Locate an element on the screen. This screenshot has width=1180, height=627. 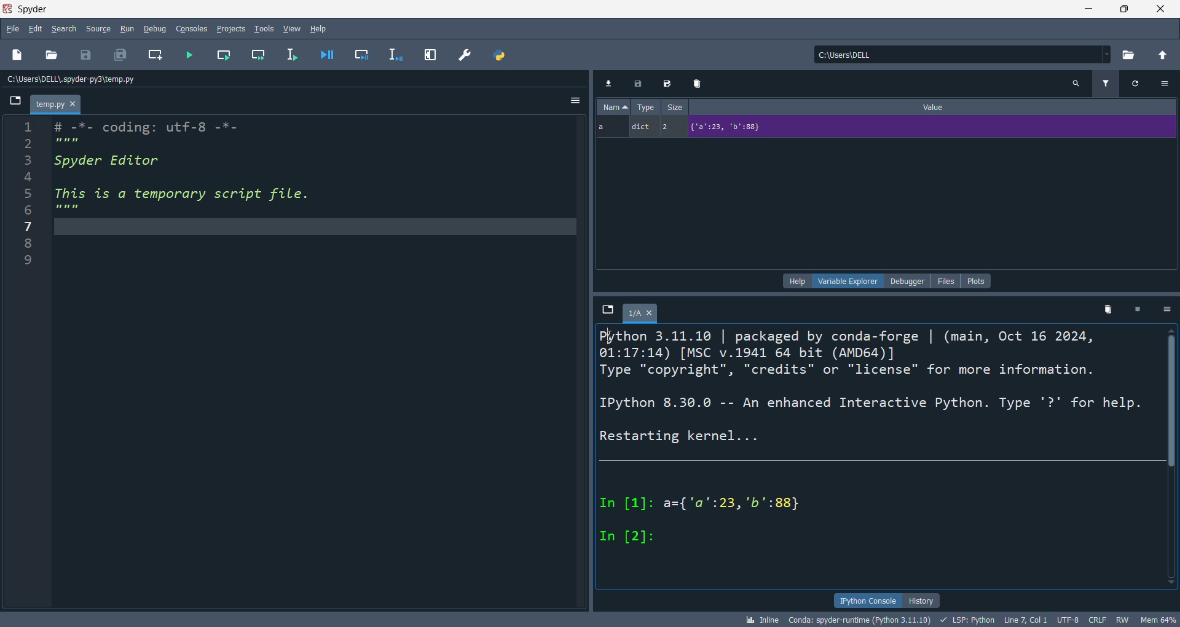
debugger is located at coordinates (907, 281).